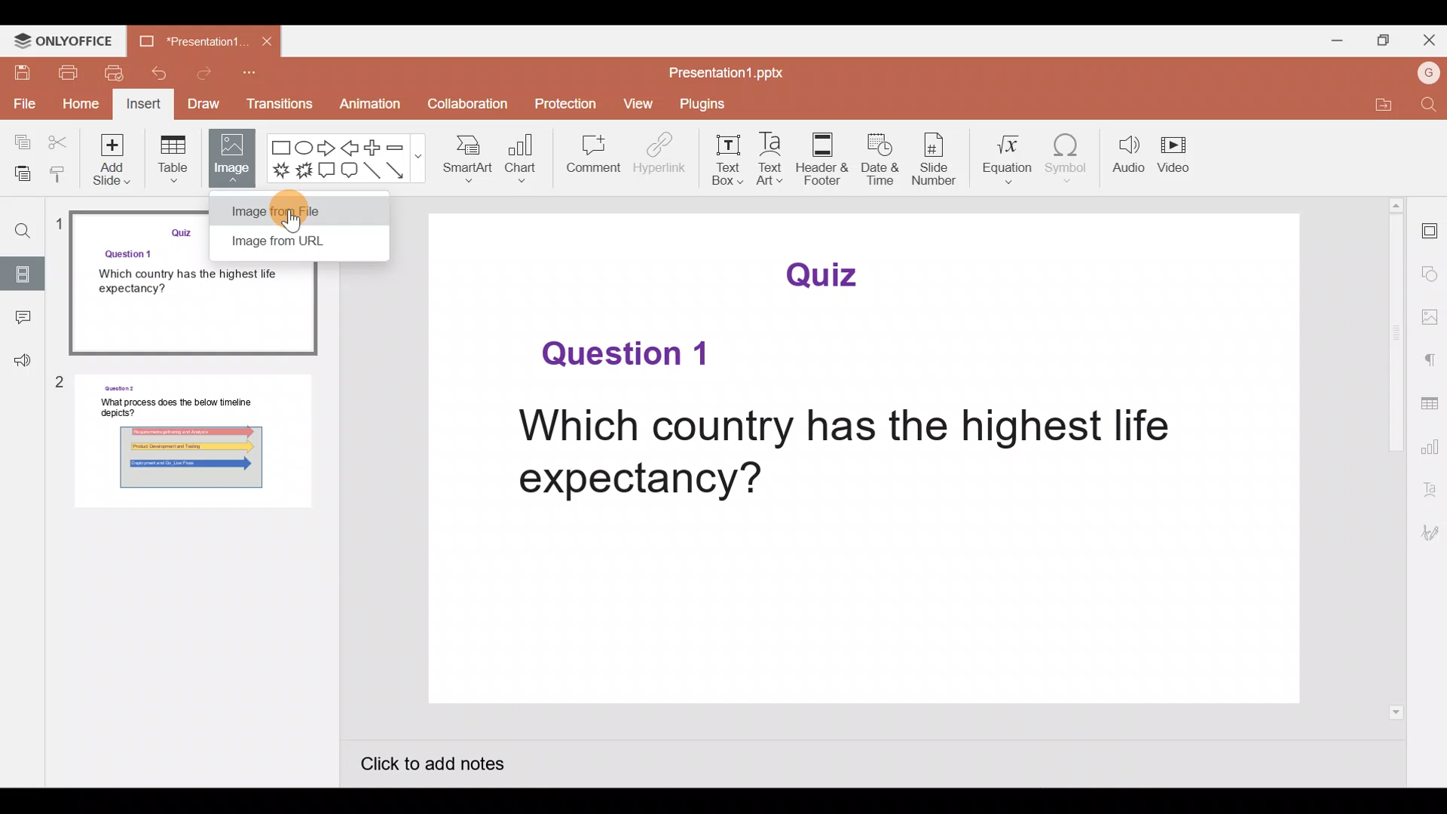  I want to click on Account name, so click(1425, 74).